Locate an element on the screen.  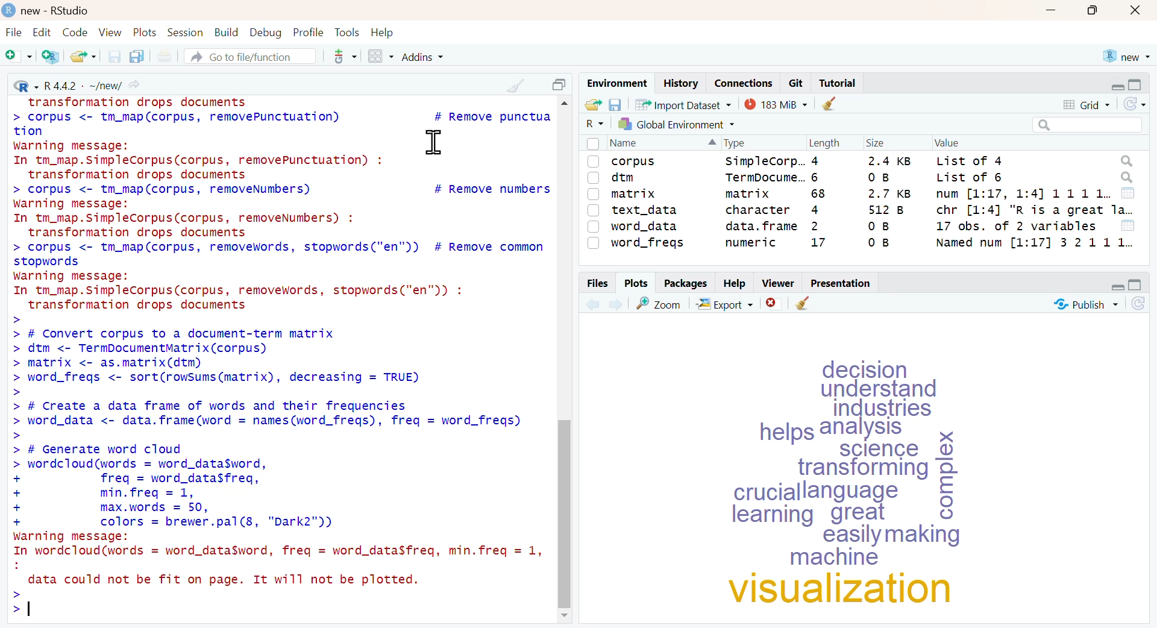
Workspace panes is located at coordinates (380, 57).